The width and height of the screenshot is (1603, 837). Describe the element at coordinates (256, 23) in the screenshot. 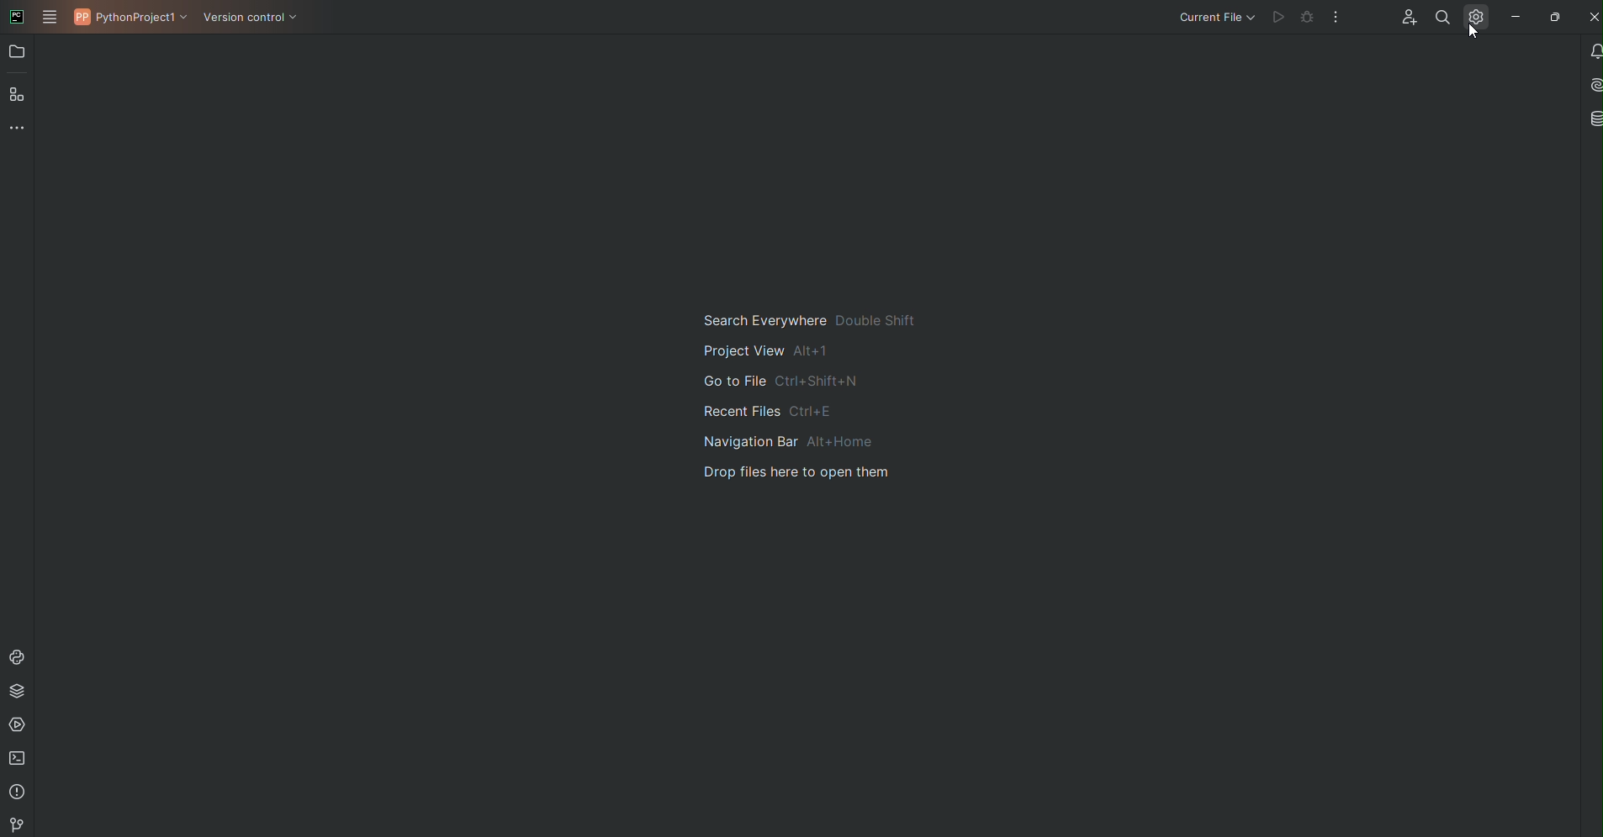

I see `Version Control` at that location.